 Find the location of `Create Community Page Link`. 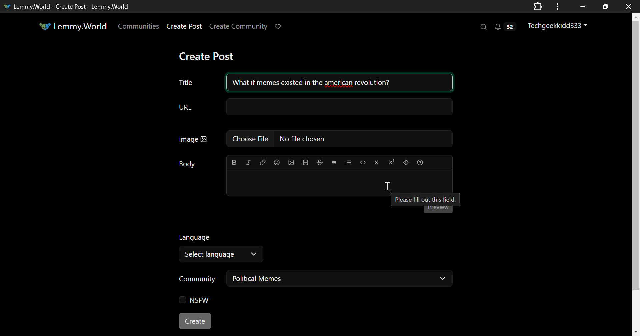

Create Community Page Link is located at coordinates (239, 26).